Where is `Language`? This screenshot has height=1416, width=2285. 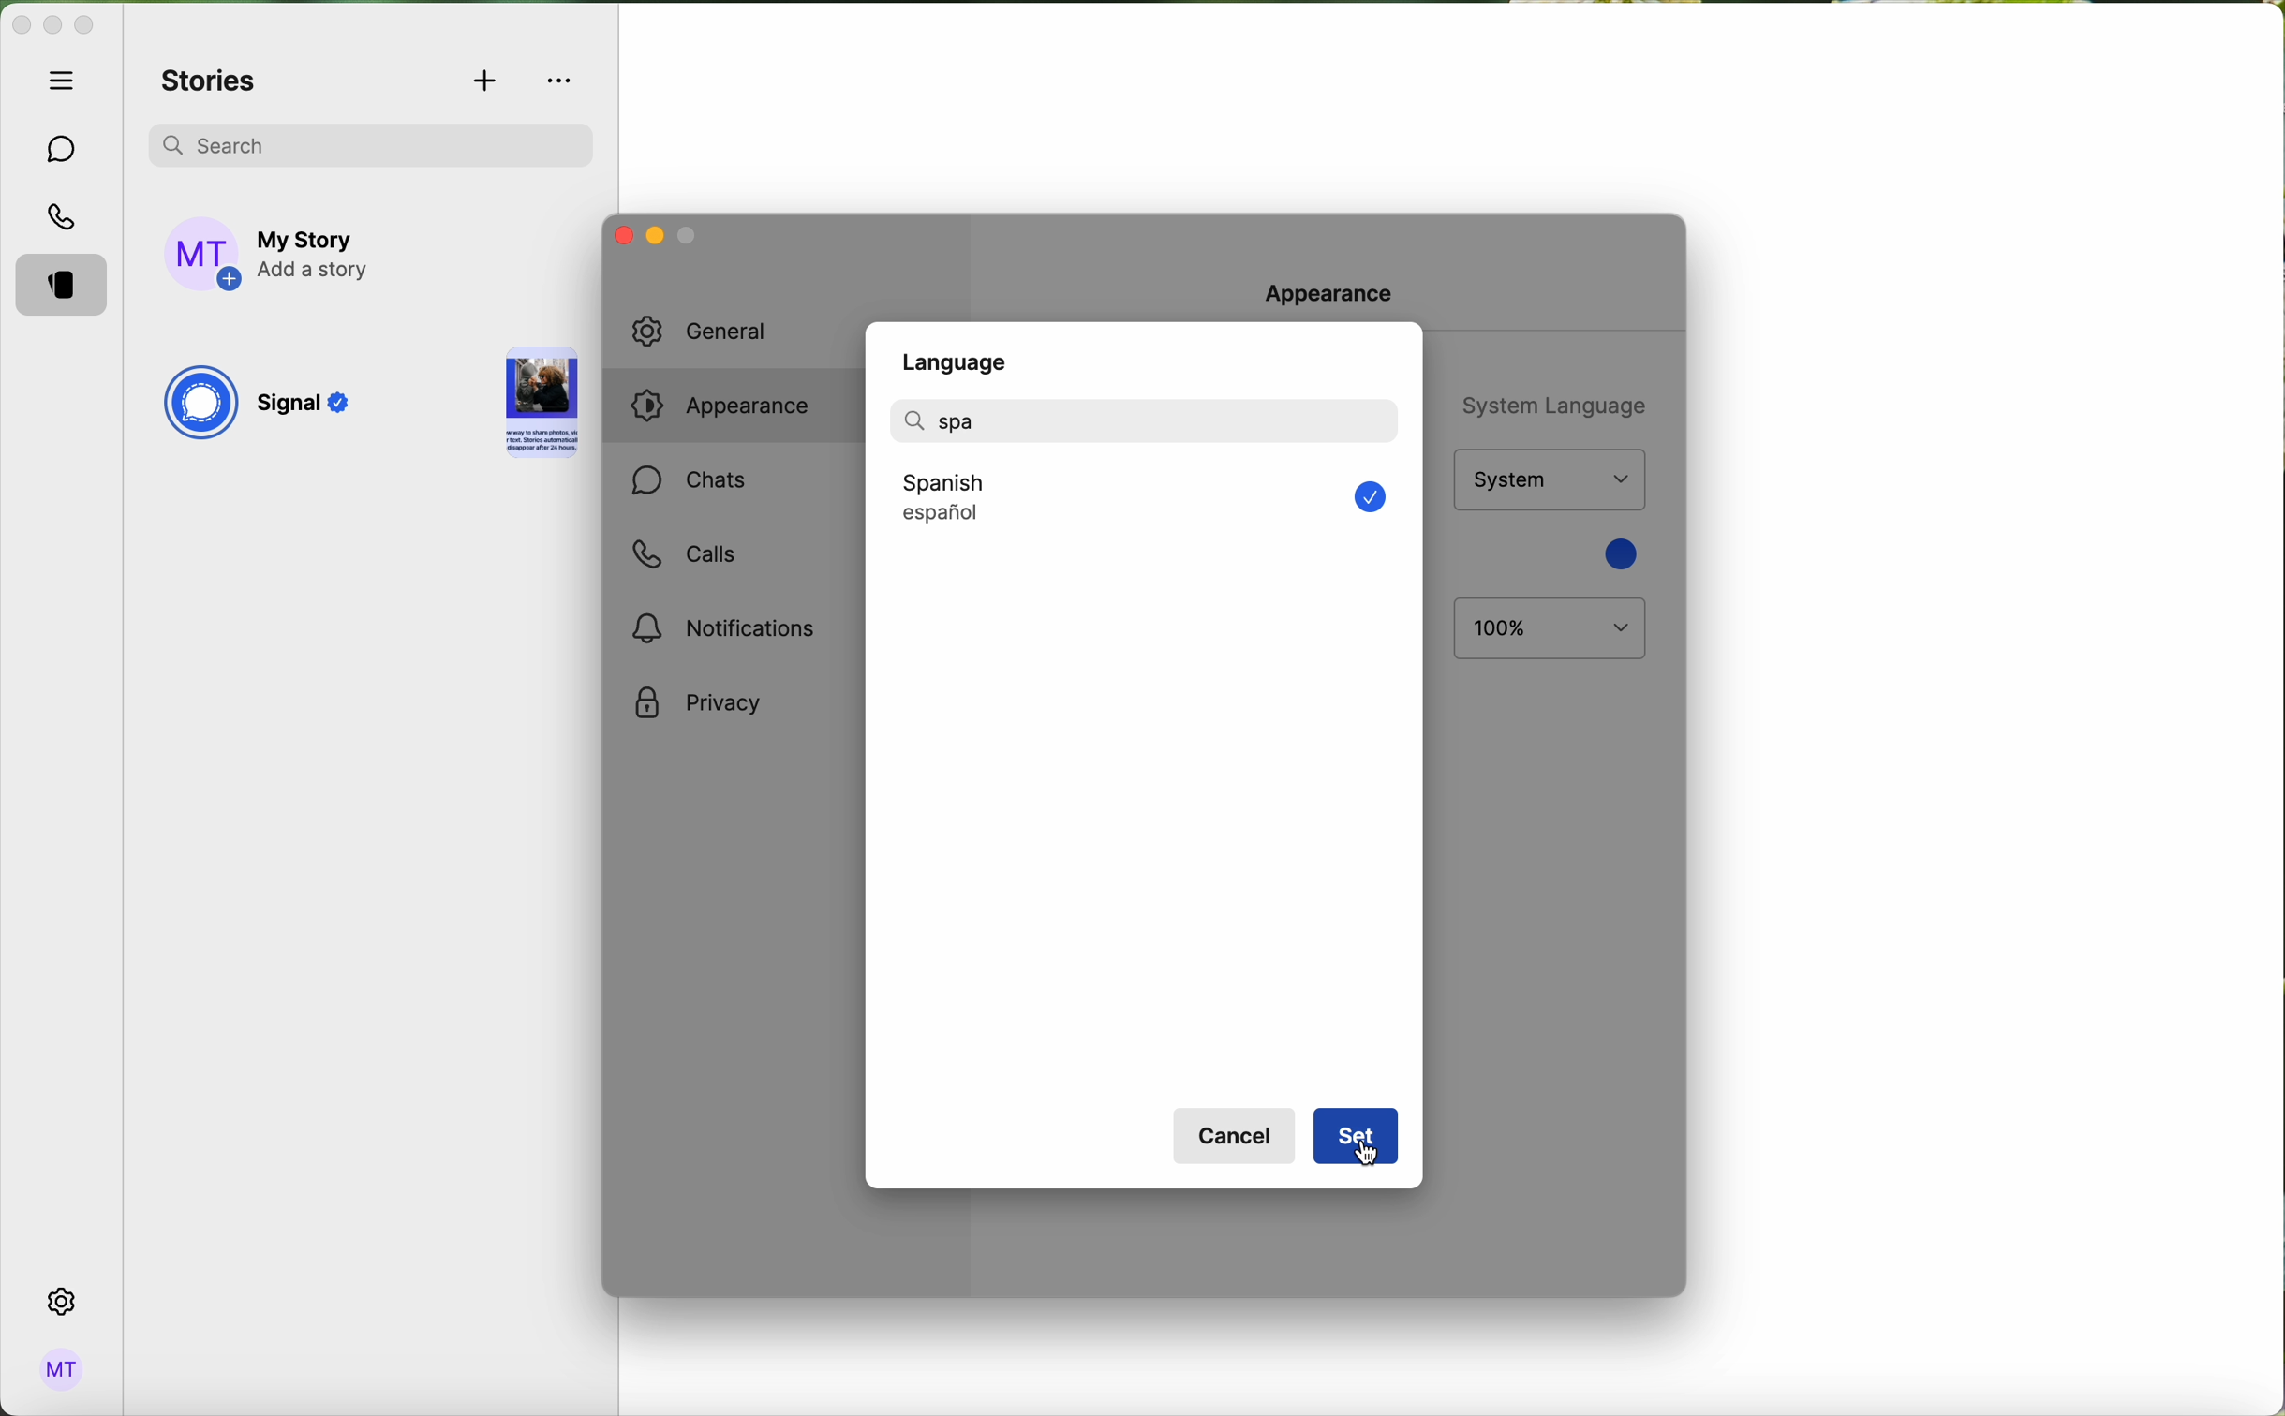
Language is located at coordinates (959, 355).